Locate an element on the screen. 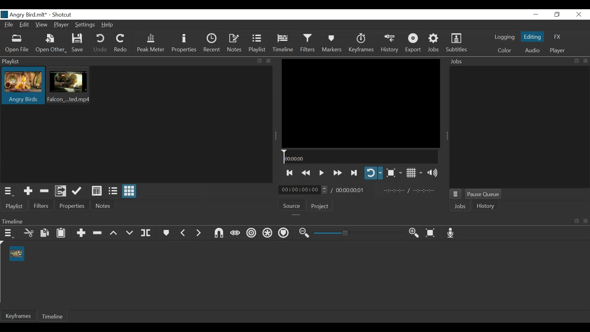 Image resolution: width=590 pixels, height=332 pixels. File is located at coordinates (10, 25).